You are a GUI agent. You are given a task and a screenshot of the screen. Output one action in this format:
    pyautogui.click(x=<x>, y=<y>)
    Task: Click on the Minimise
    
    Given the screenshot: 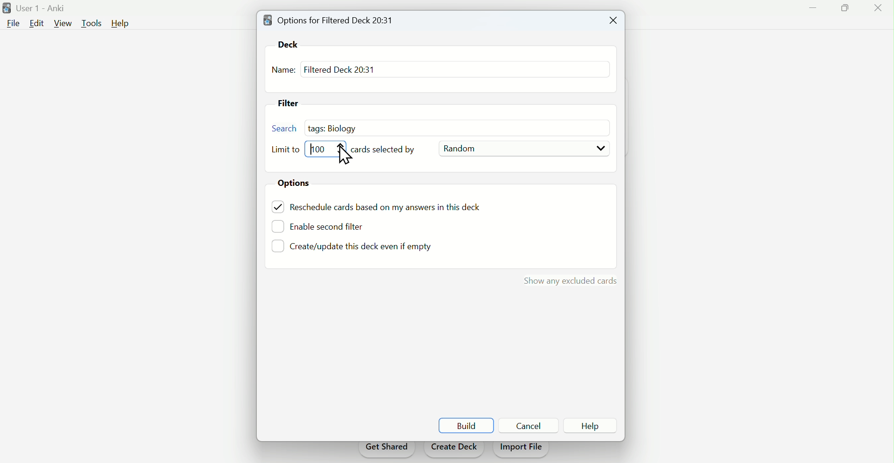 What is the action you would take?
    pyautogui.click(x=810, y=13)
    